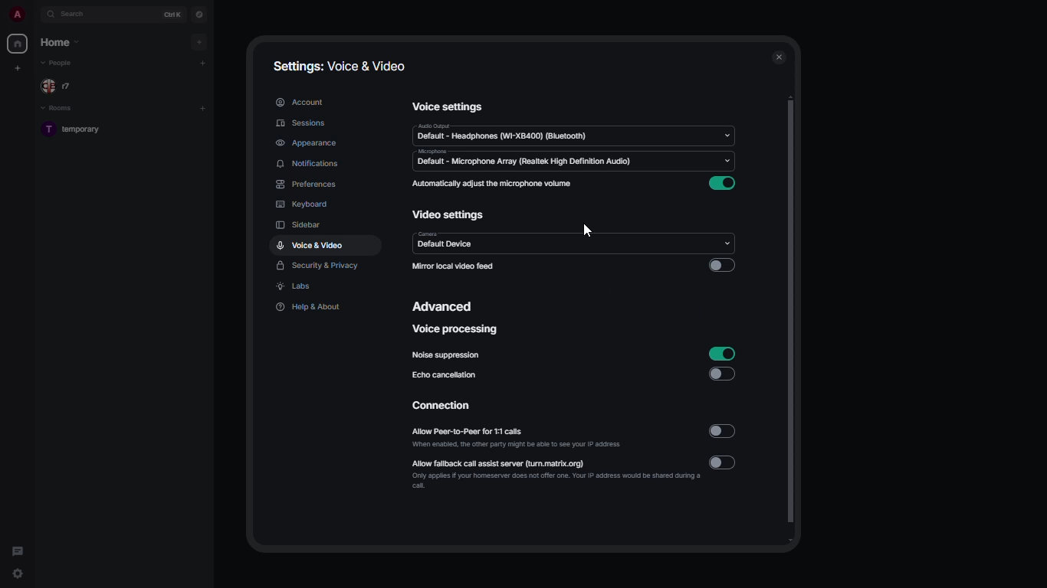  I want to click on allow peer-to-peer for 1:1 calls, so click(516, 436).